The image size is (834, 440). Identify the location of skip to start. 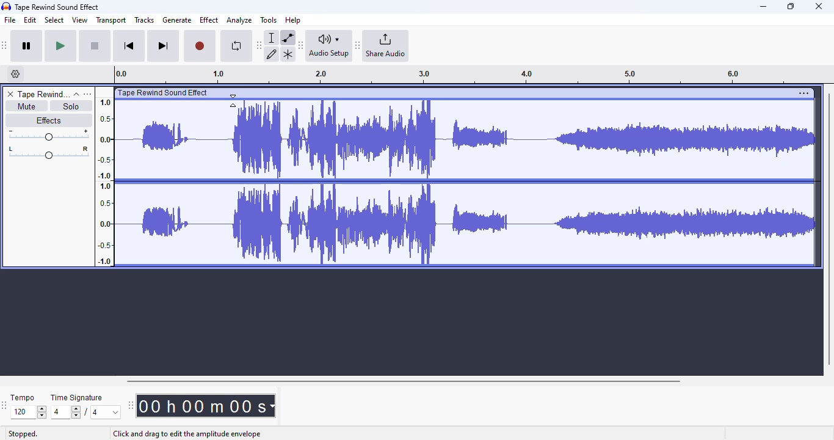
(128, 47).